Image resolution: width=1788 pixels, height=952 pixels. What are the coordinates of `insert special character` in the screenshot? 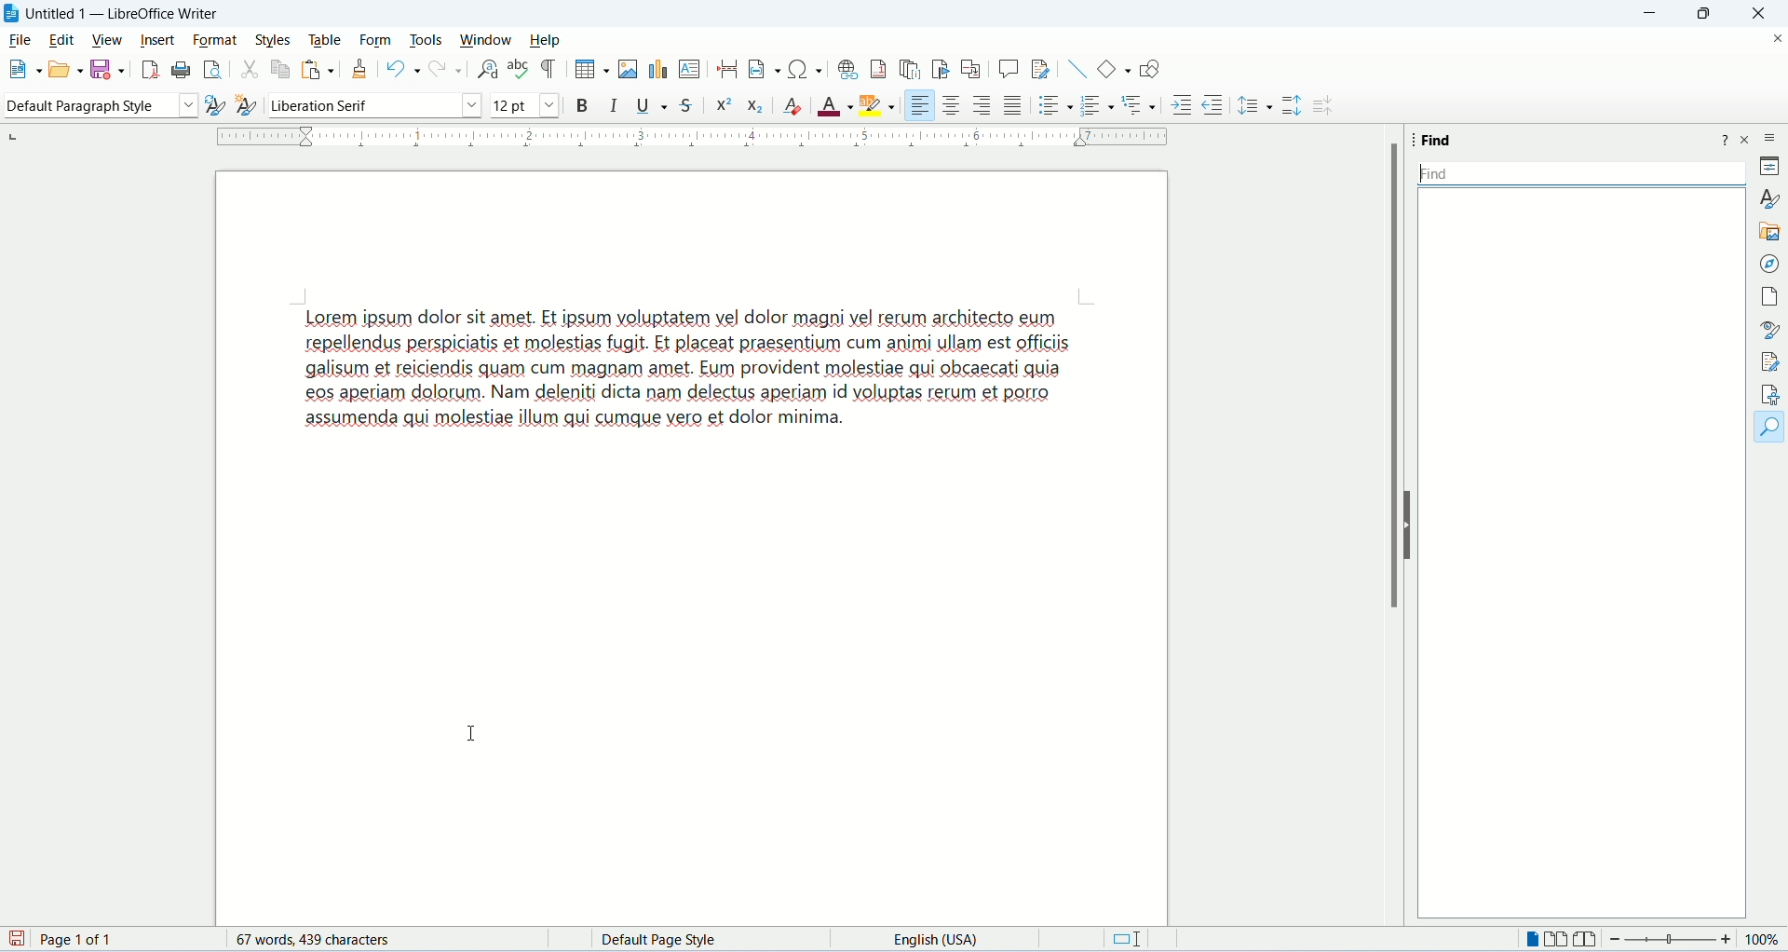 It's located at (798, 69).